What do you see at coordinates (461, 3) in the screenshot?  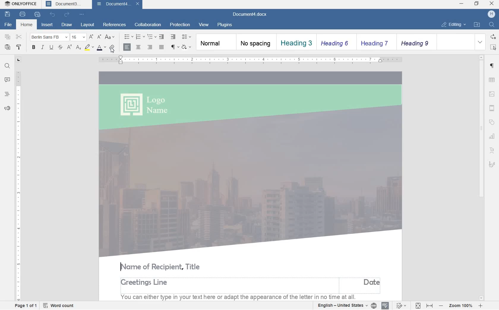 I see `minimize` at bounding box center [461, 3].